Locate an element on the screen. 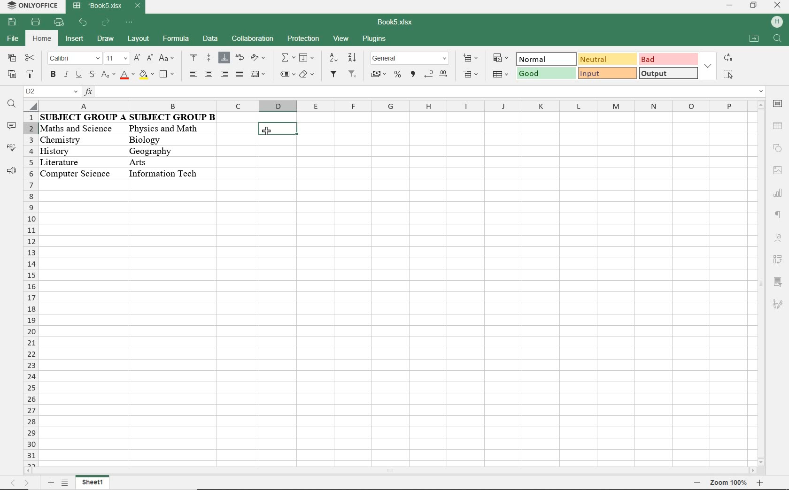 The image size is (789, 490). data is located at coordinates (130, 117).